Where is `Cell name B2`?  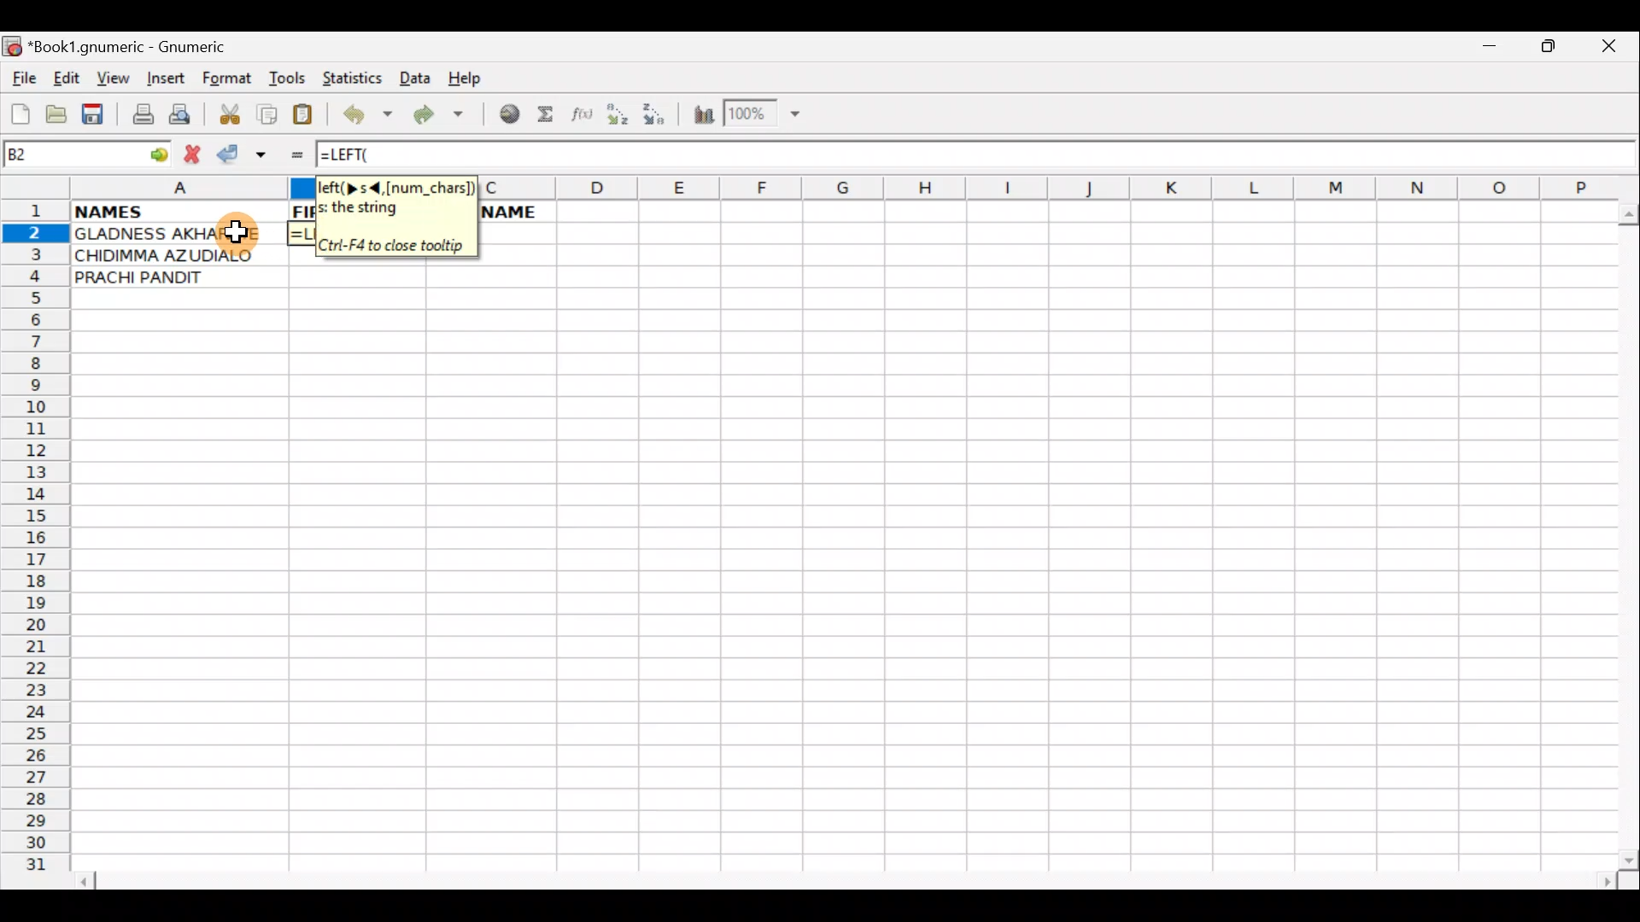
Cell name B2 is located at coordinates (65, 155).